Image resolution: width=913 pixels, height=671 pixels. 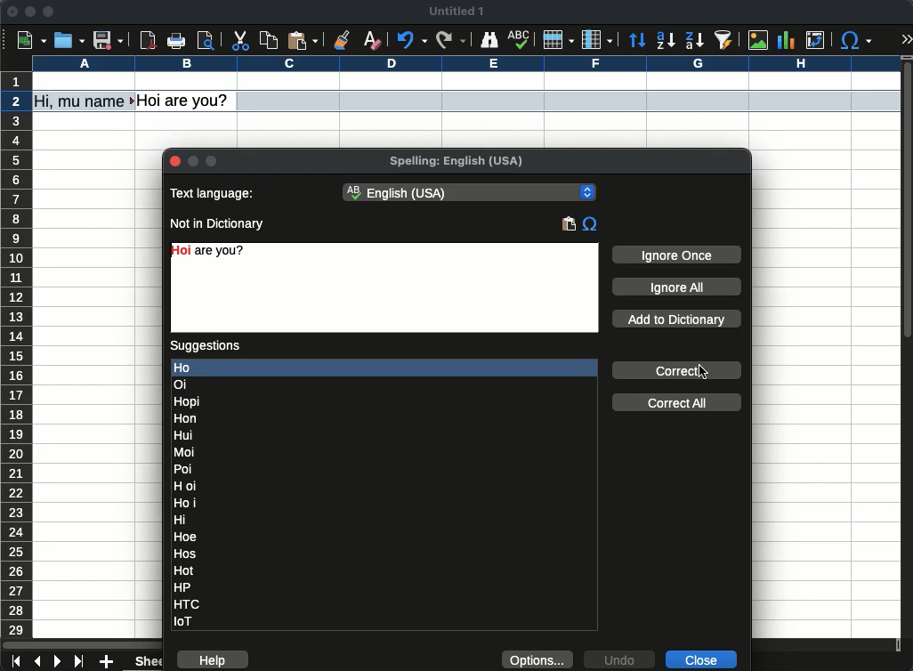 I want to click on ascending, so click(x=666, y=40).